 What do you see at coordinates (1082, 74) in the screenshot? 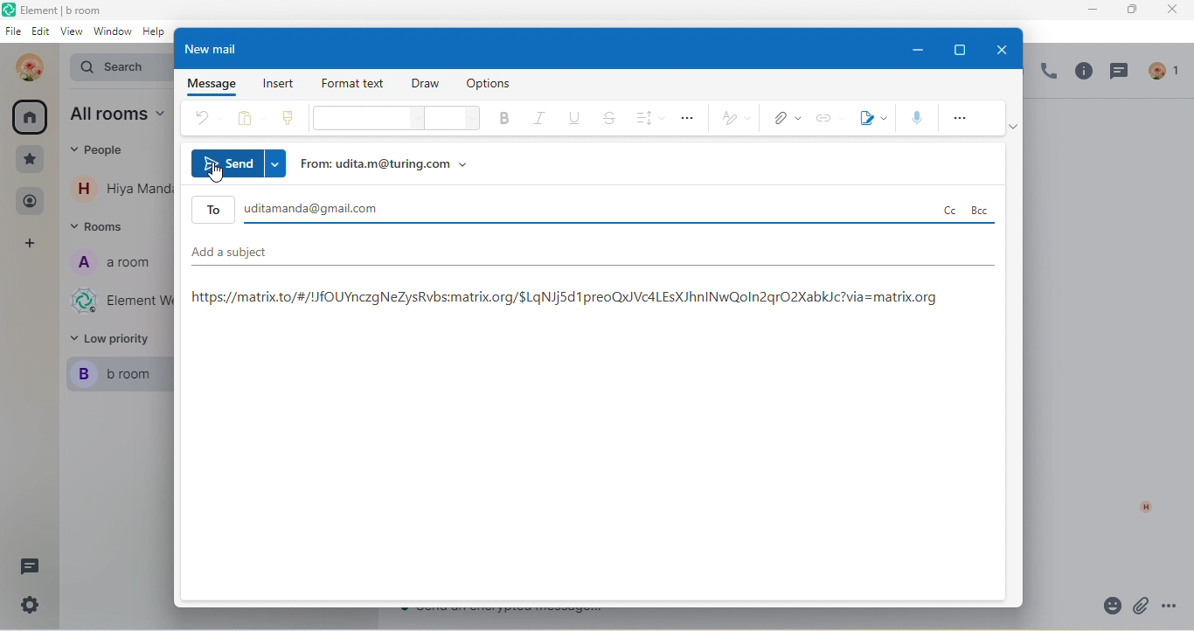
I see `info` at bounding box center [1082, 74].